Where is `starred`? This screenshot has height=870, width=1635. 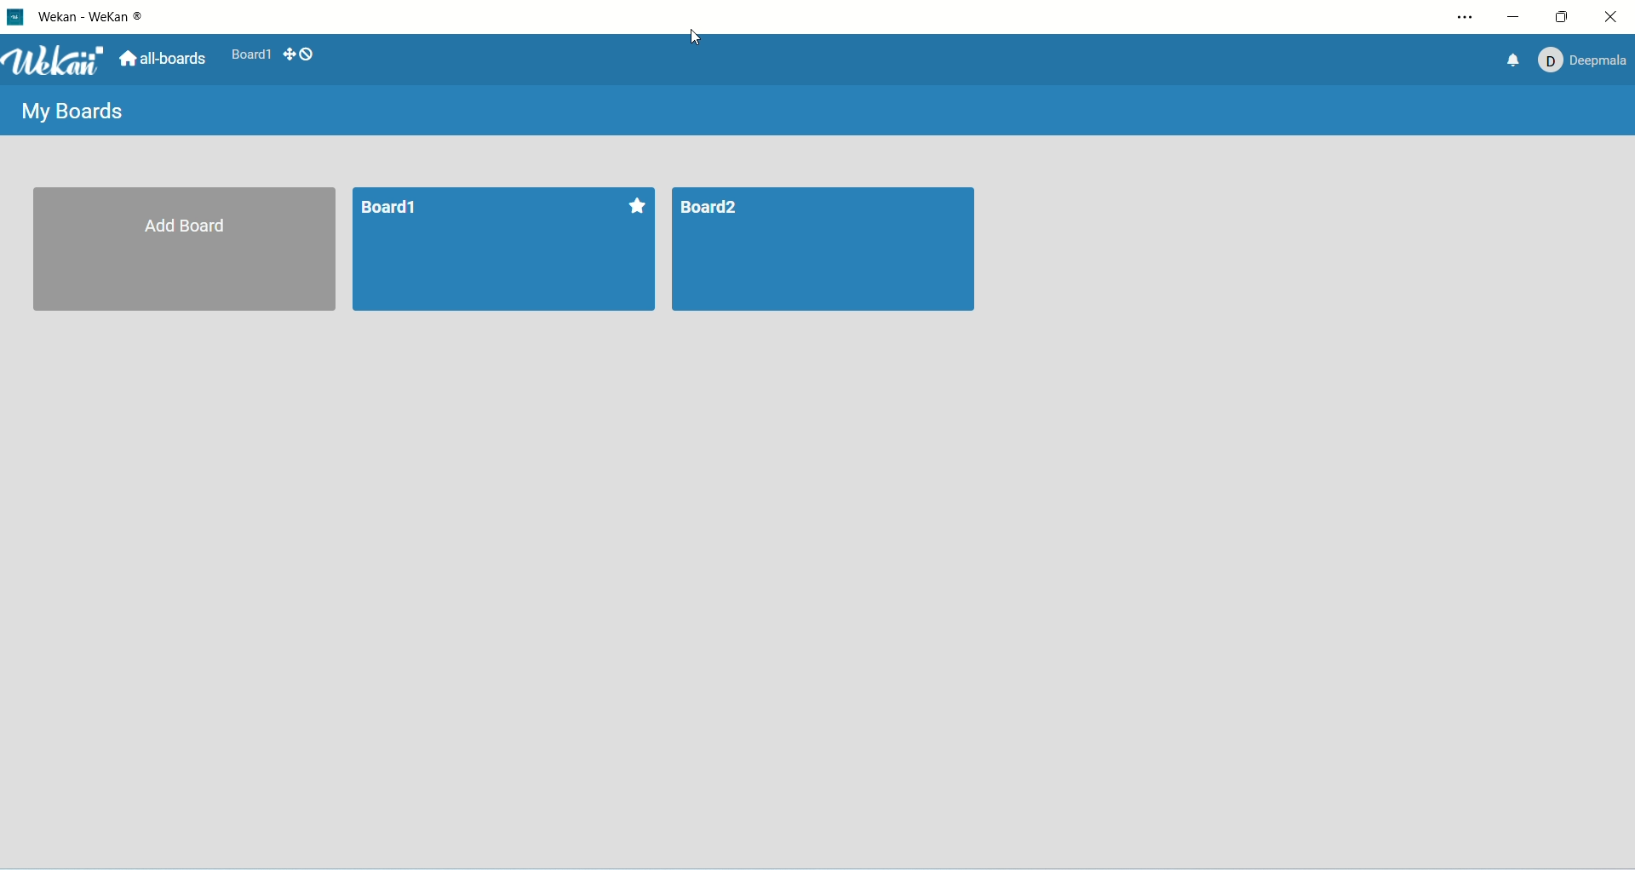
starred is located at coordinates (636, 203).